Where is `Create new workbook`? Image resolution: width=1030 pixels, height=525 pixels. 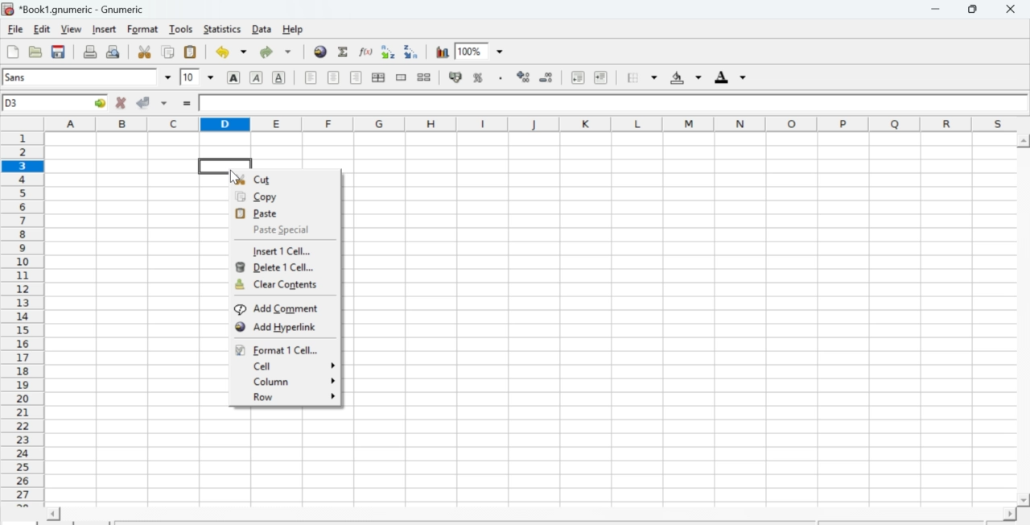
Create new workbook is located at coordinates (10, 52).